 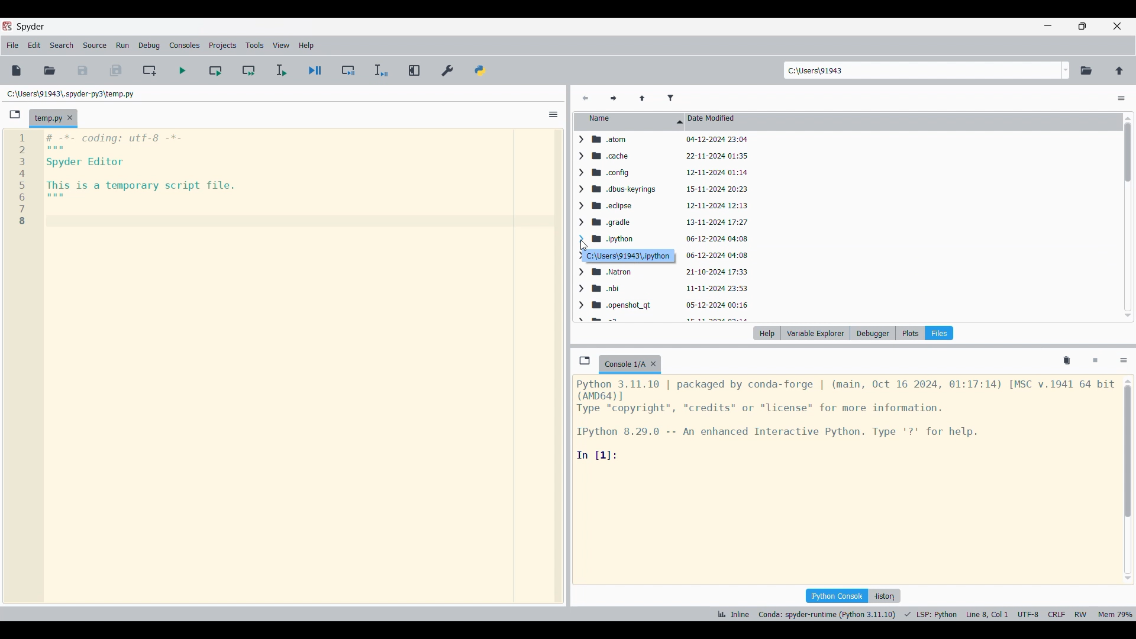 I want to click on File menu, so click(x=12, y=46).